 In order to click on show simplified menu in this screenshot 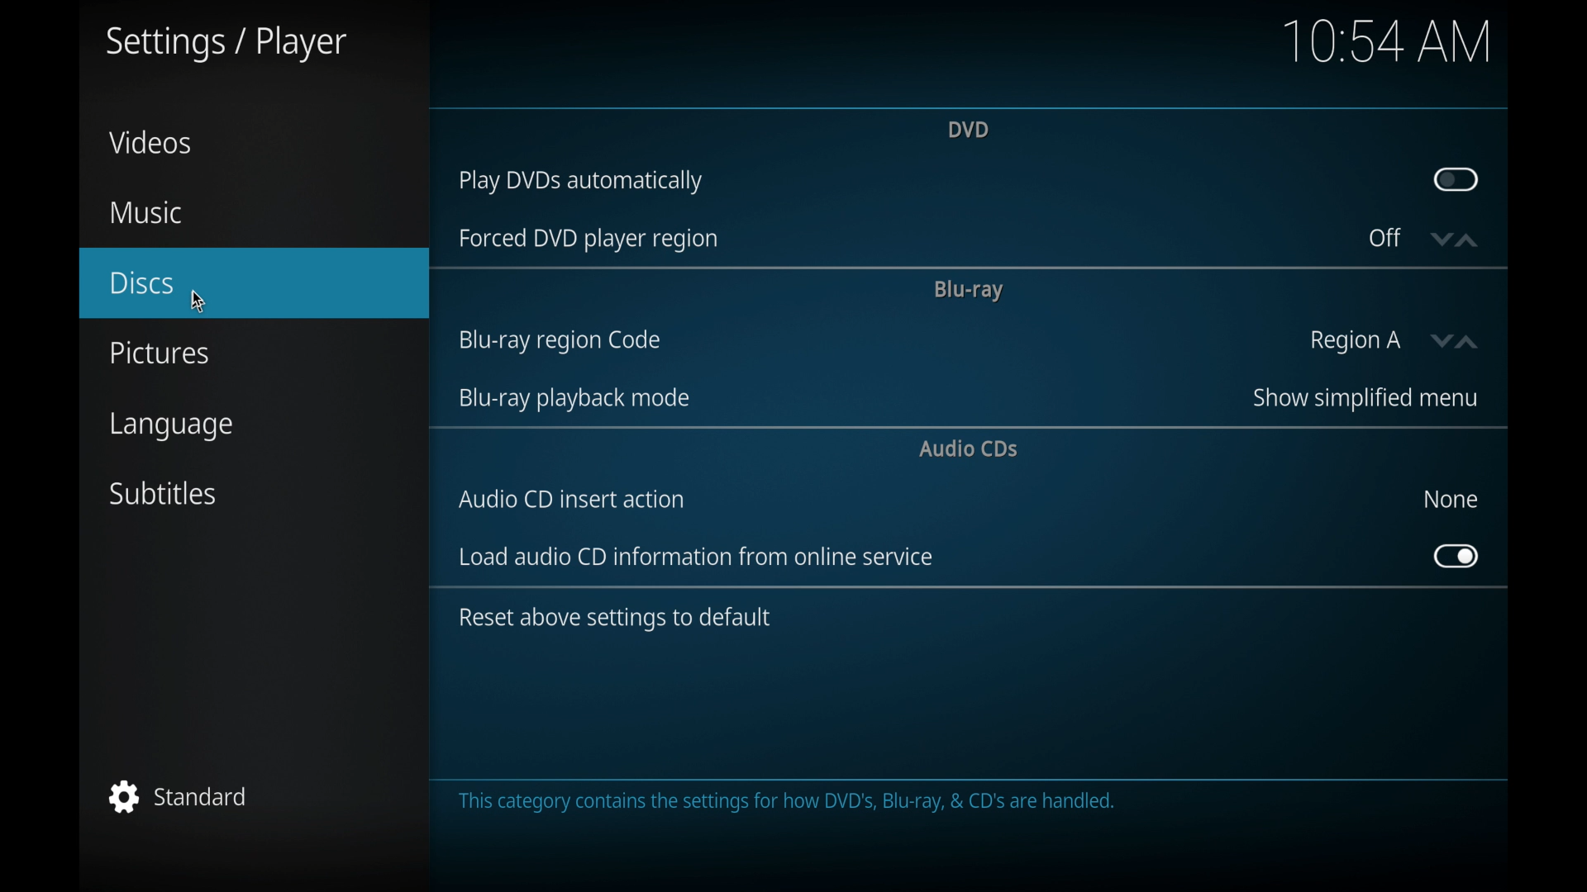, I will do `click(1363, 398)`.